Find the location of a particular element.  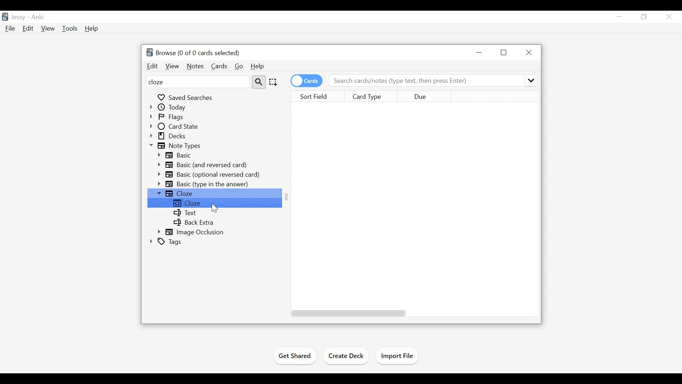

Edit is located at coordinates (28, 28).